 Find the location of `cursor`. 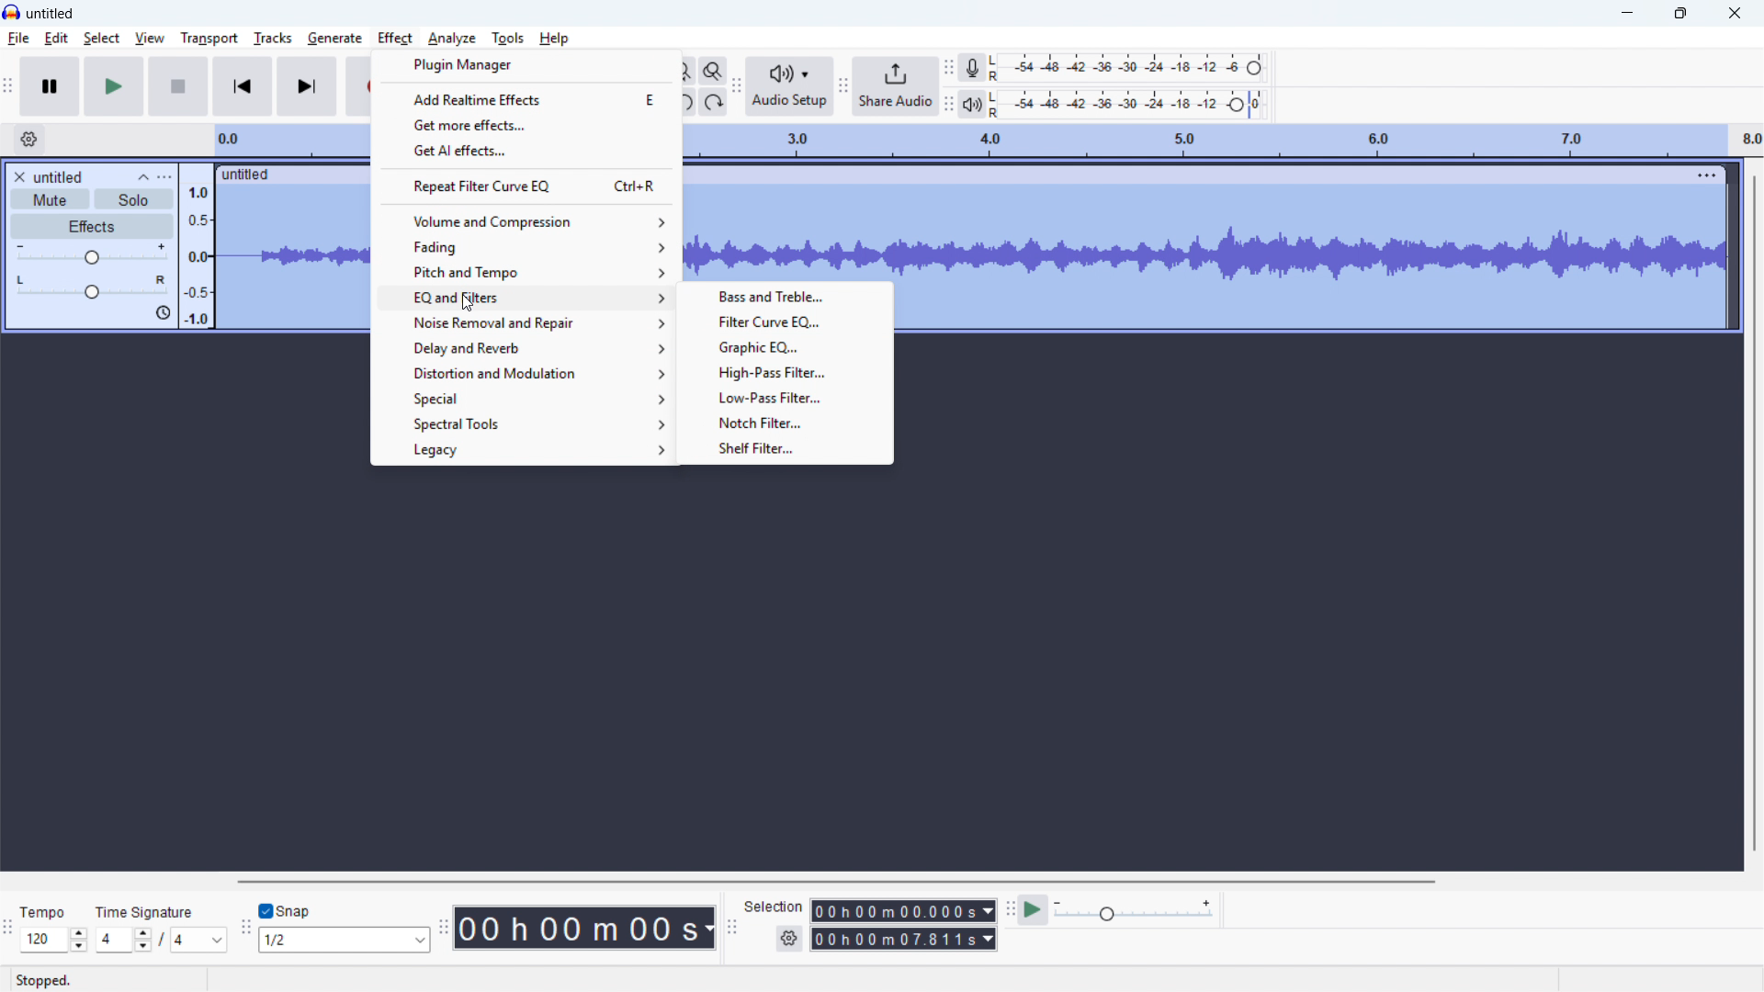

cursor is located at coordinates (465, 303).